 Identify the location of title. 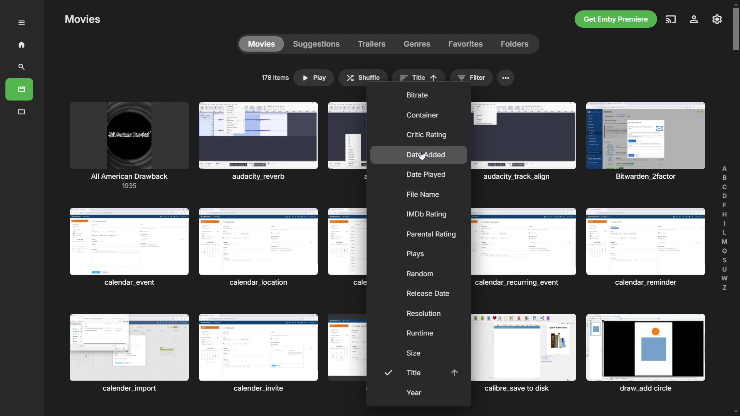
(418, 371).